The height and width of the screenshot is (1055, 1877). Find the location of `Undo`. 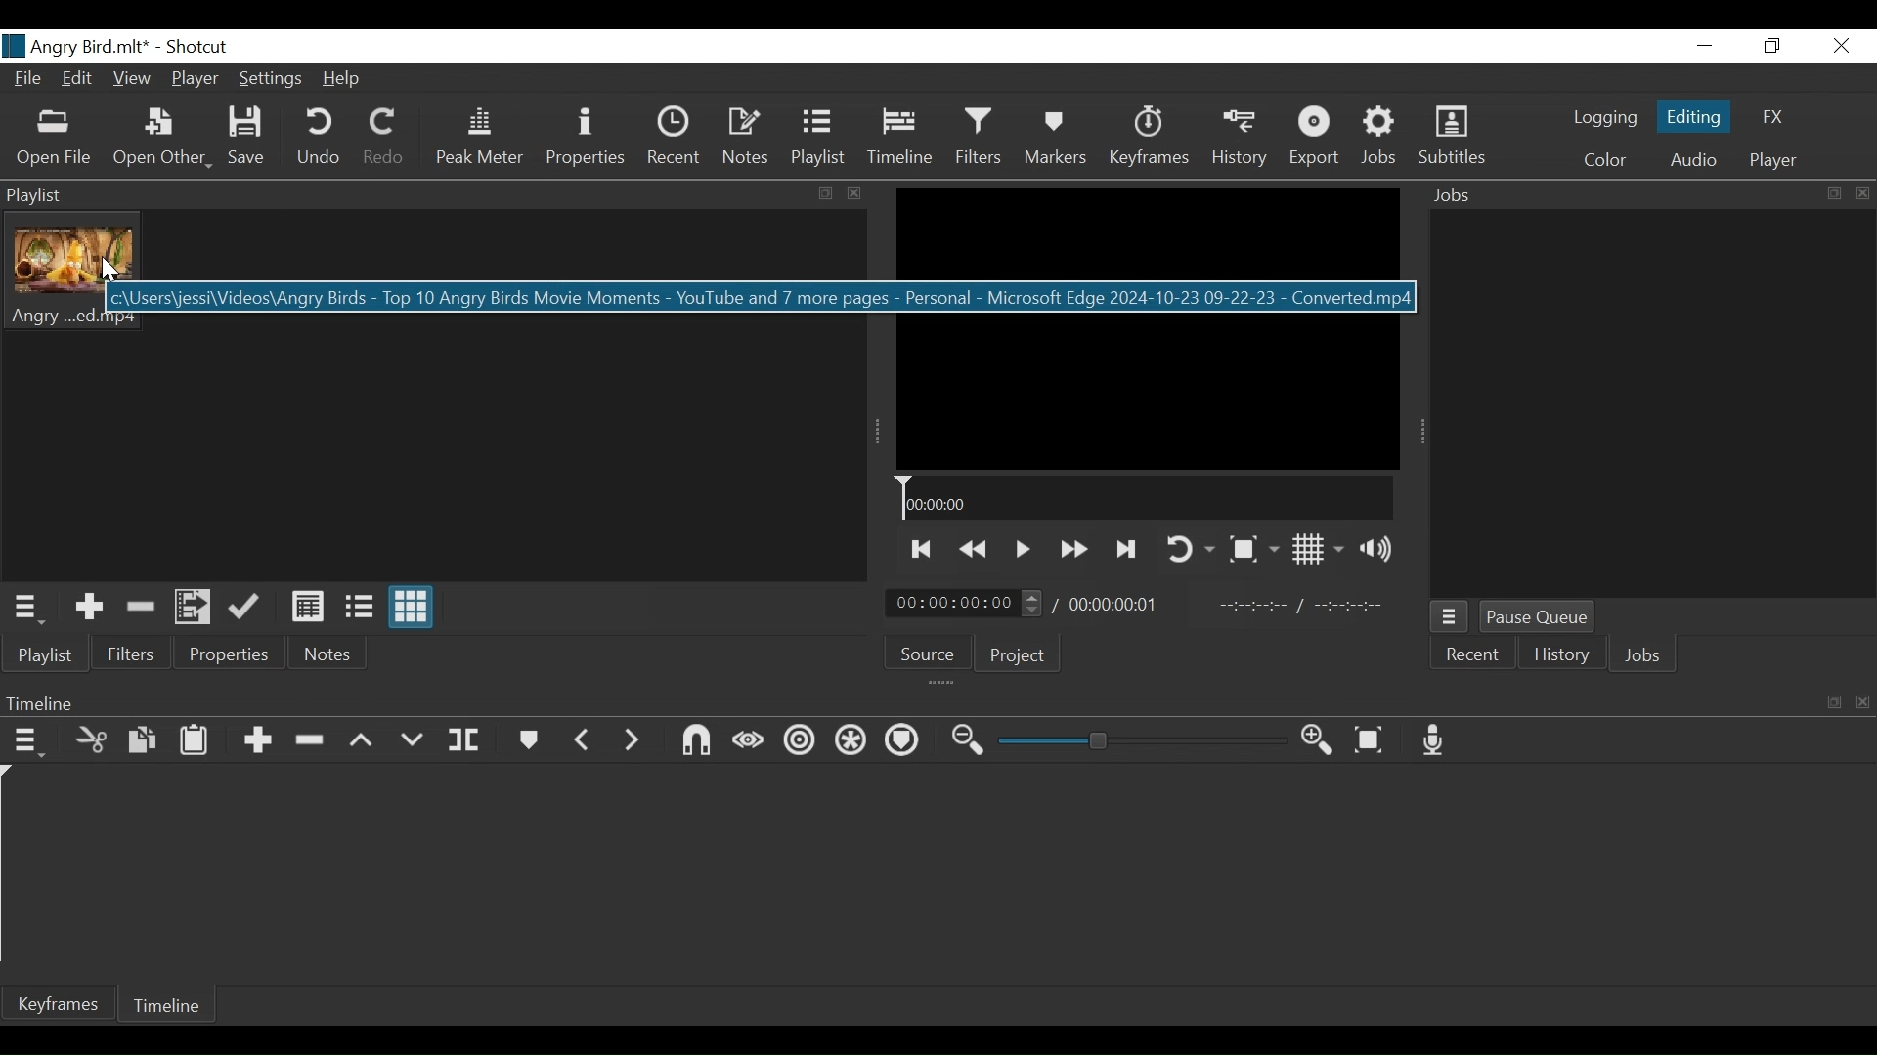

Undo is located at coordinates (318, 137).